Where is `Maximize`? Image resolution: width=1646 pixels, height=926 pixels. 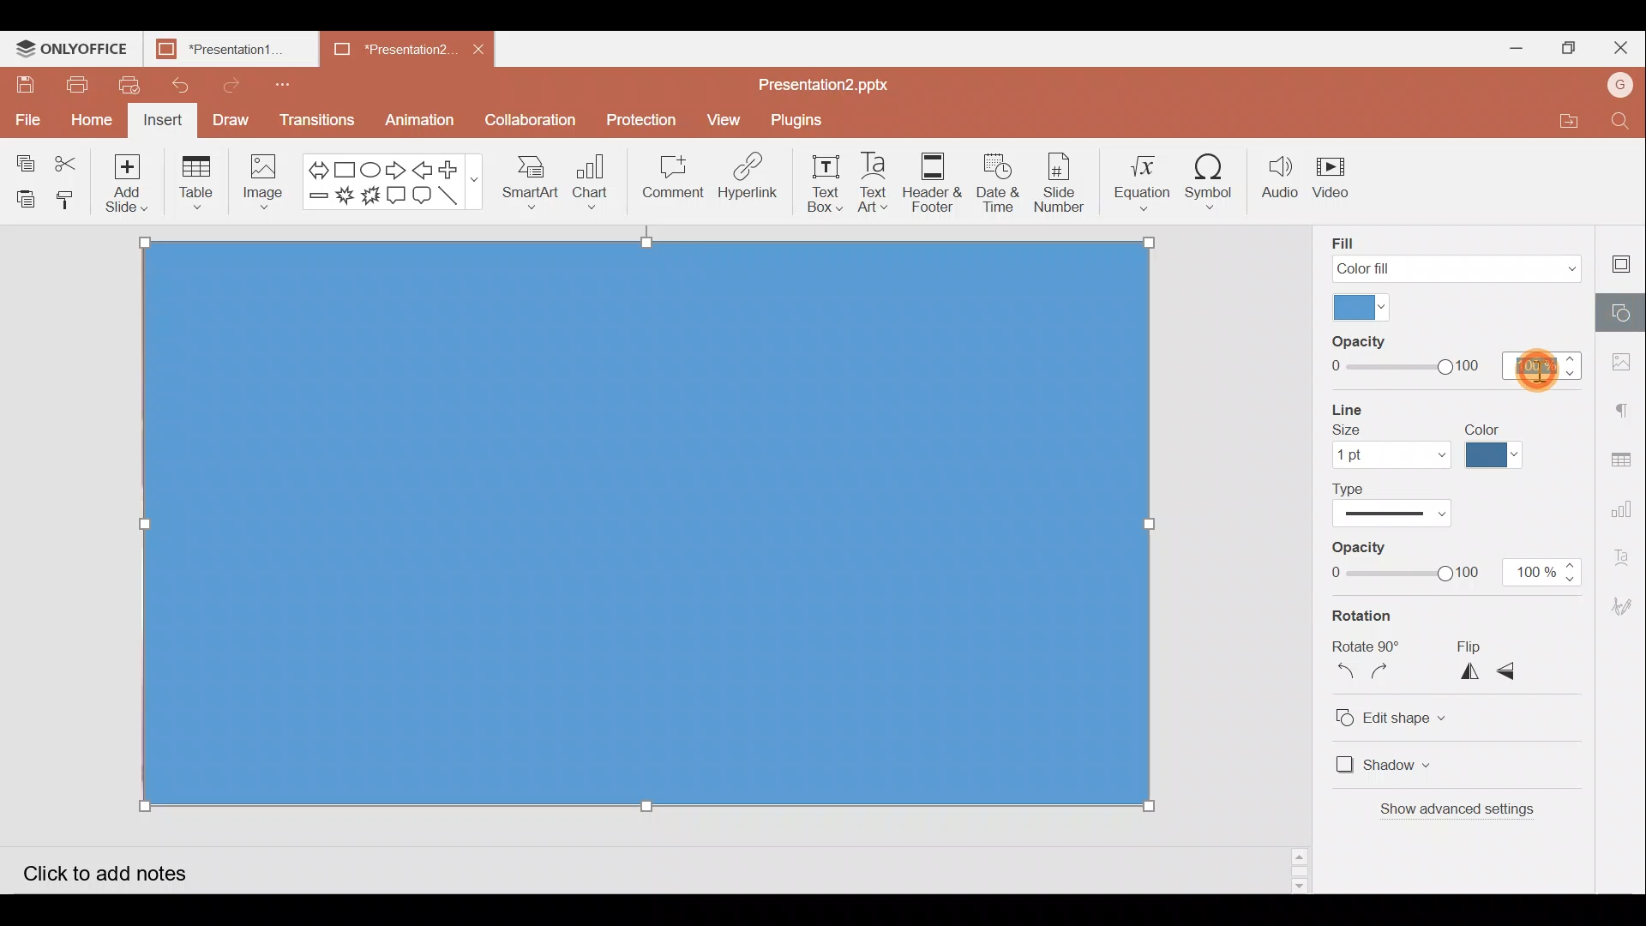
Maximize is located at coordinates (1567, 46).